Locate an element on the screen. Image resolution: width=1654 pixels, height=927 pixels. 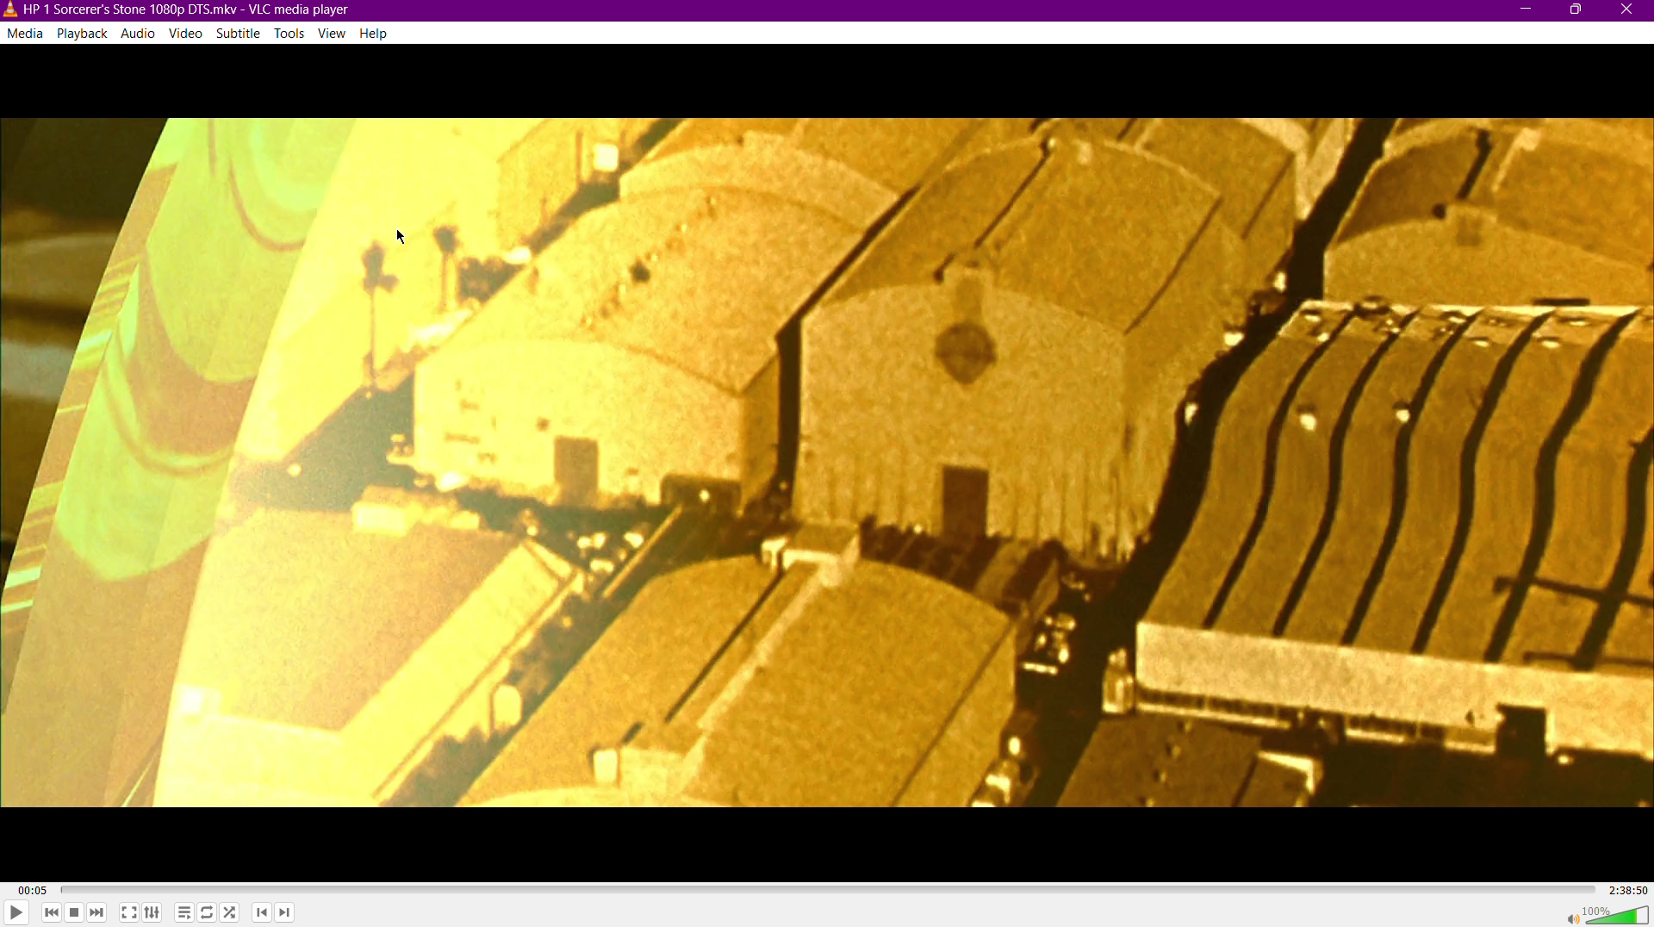
Video is located at coordinates (188, 33).